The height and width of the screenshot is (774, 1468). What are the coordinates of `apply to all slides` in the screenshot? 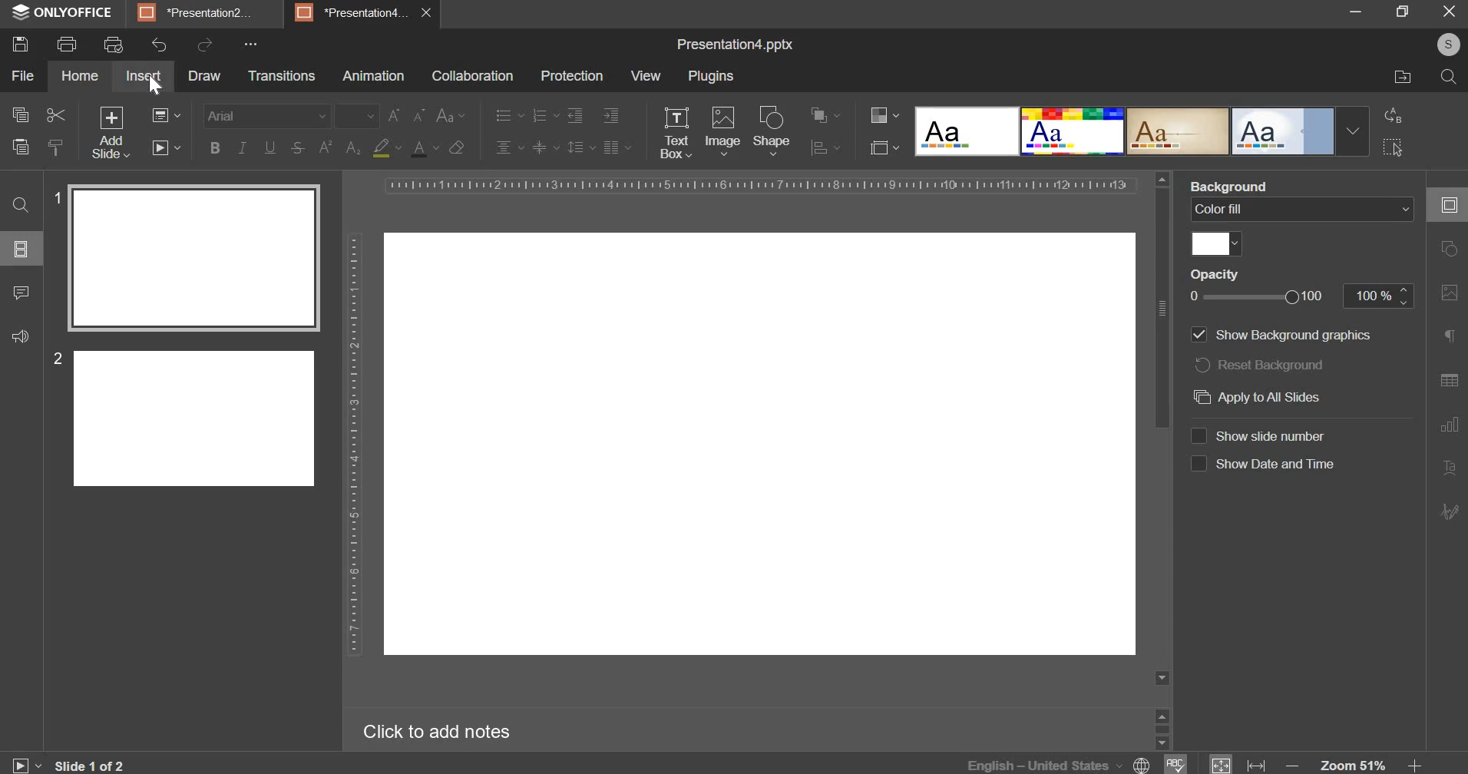 It's located at (1255, 396).